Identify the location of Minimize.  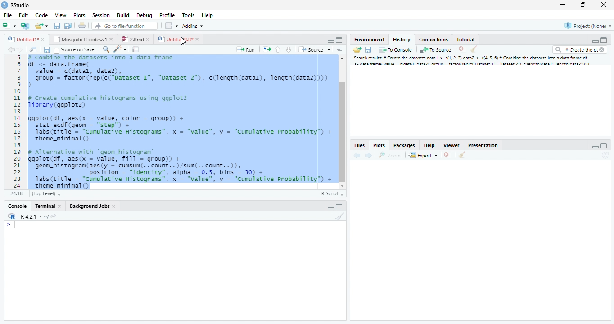
(330, 207).